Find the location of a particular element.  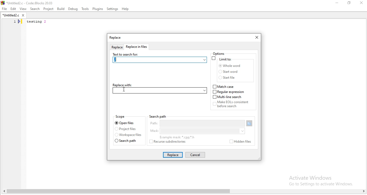

Tools  is located at coordinates (85, 9).